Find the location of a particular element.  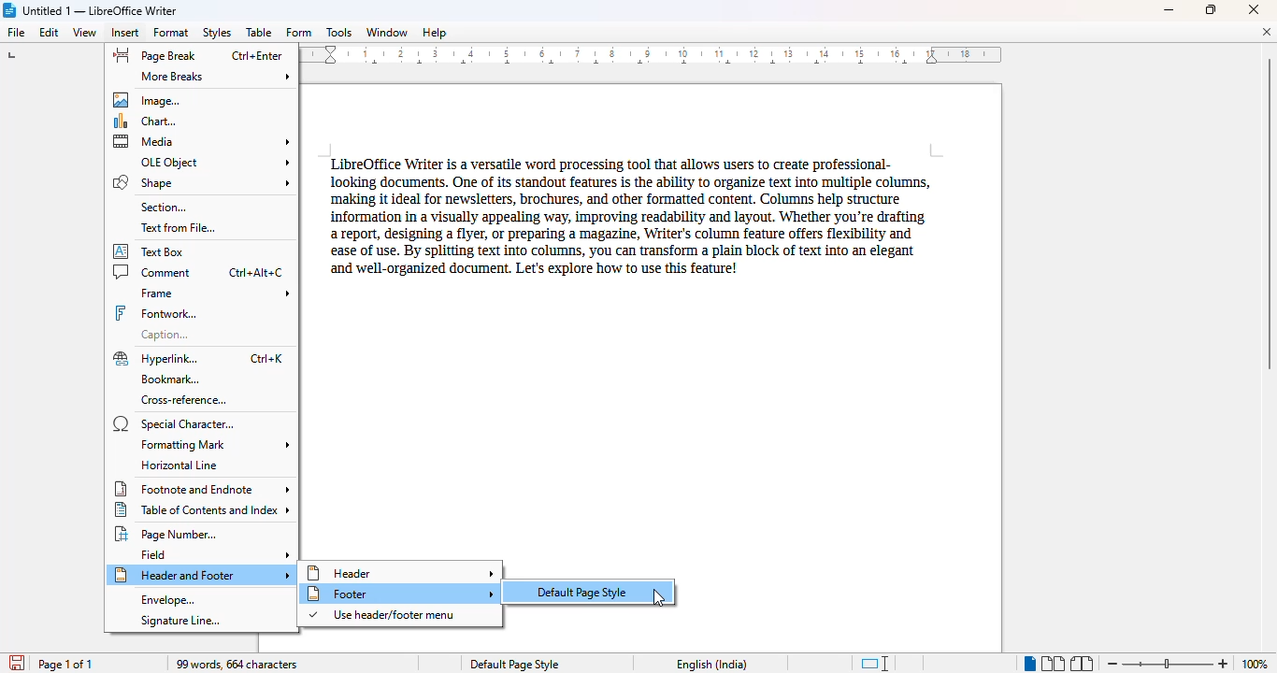

section is located at coordinates (164, 207).